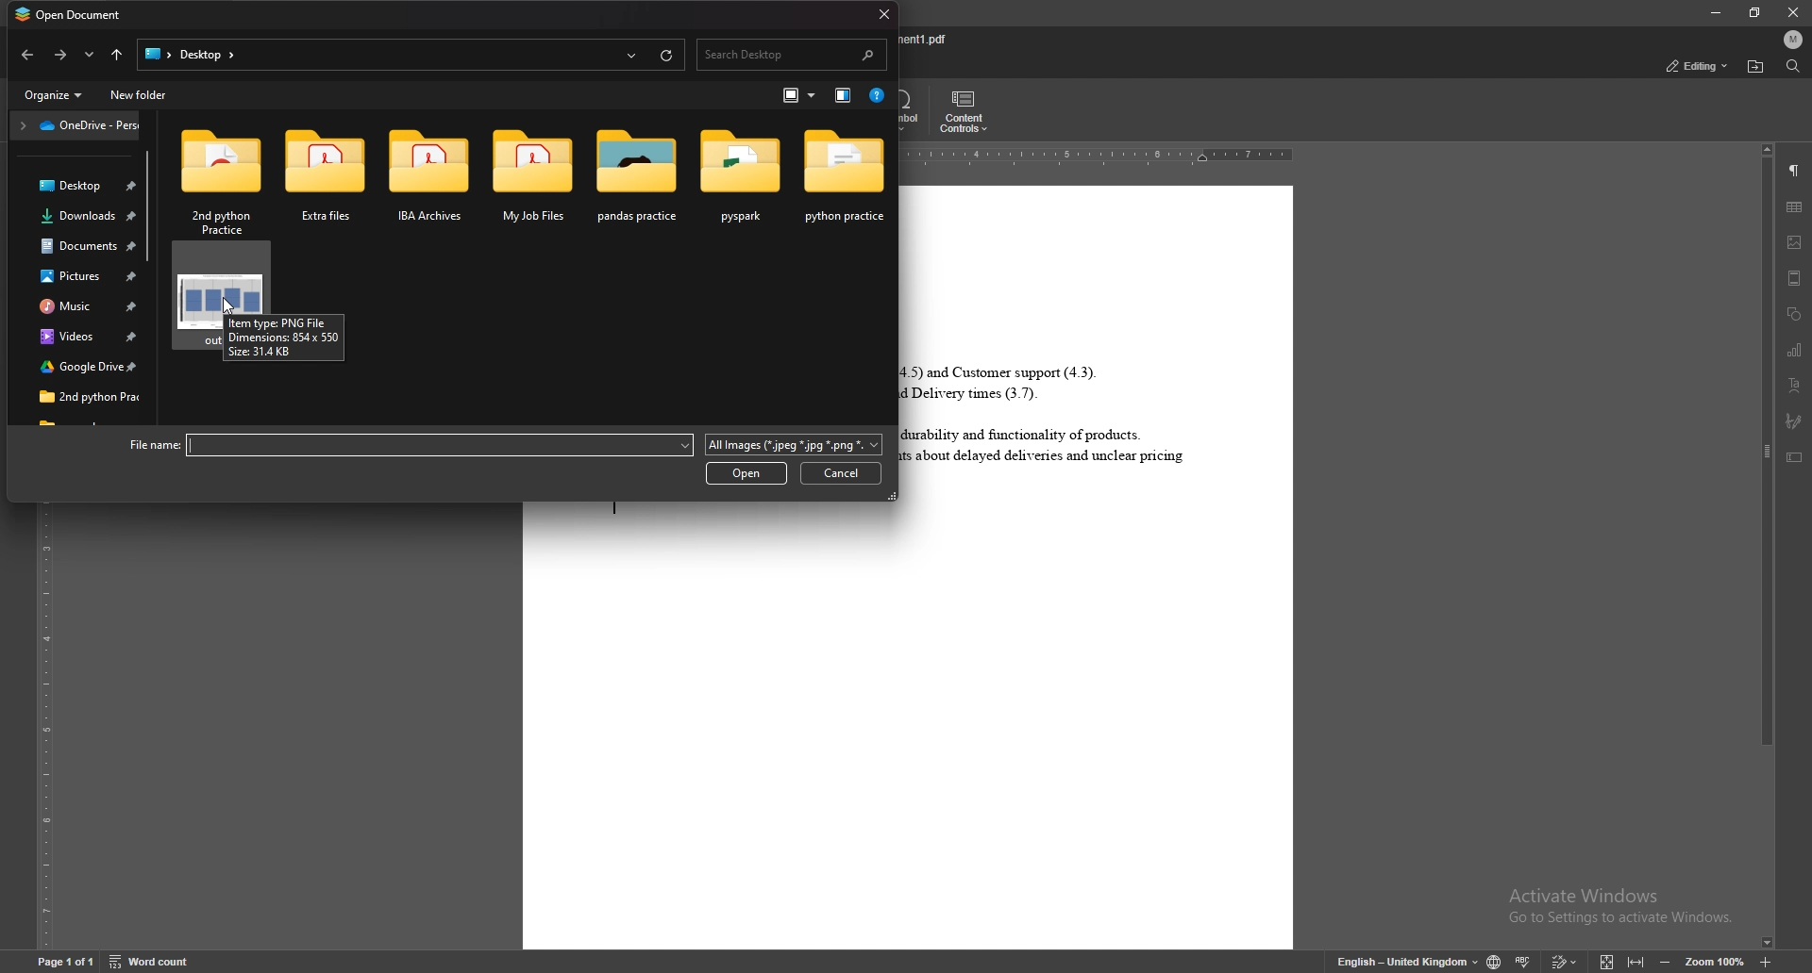  I want to click on open document, so click(75, 16).